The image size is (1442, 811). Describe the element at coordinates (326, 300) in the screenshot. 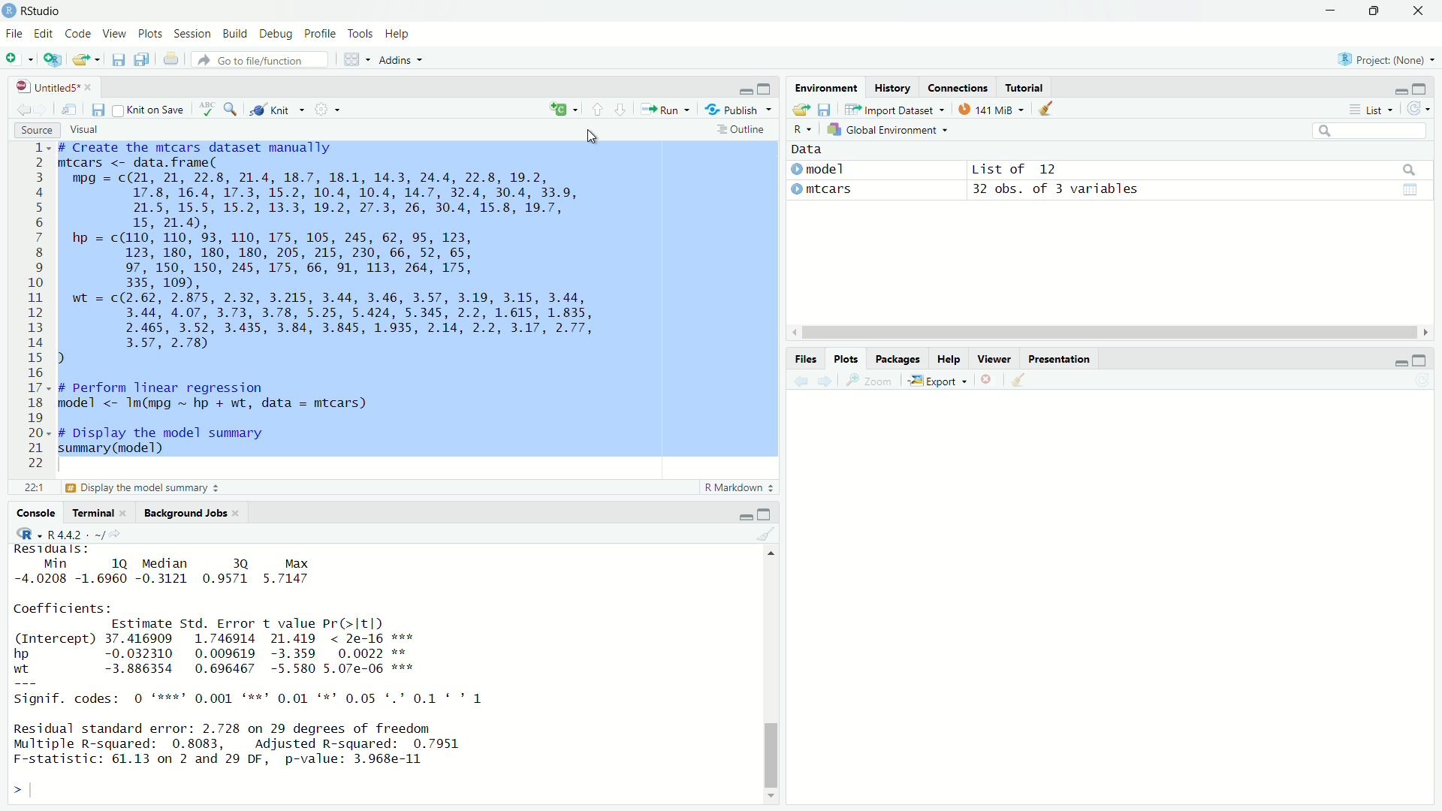

I see `# Create the mtcars dataset manually
mtcars <- data. frame(
mpg = c(21, 21, 22.8, 21.4, 18.7, 18.1, 14.3, 24.4, 22.8, 19.2,
17.8, 16.4, 17.3, 15.2, 10.4, 10.4, 14.7, 32.4, 30.4, 33.9,
21.5, 15.5, 15.2, 13.3, 19.2, 27.3, 26, 30.4, 15.8, 19.7,
15, 21.4),
hp = c(110, 110, 93, 110, 175, 105, 245, 62, 95, 123,
123, 180, 180, 180, 205, 215, 230, 66, 52, 65,
97, 150, 150, 245, 175, 66, 91, 113, 264, 175,
335, 109),
wt = c(2.62, 2.875, 2.32, 3.215, 3.44, 3.46, 3.57, 3.19, 3.15, 3.44,
3.44, 4.07, 3.73, 3.78, 5.25, 5.424, 5.345, 2.2, 1.615, 1.835,
2.465, 3.52, 3.435, 3.84, 3.845, 1.935, 2.14, 2.2, 3.17, 2.77,
3.57, 2.78)
) I
# perform linear regression
model <- Im(mpg ~ hp + wt, data = mtcars)
# Display the model summary
summary (model)` at that location.